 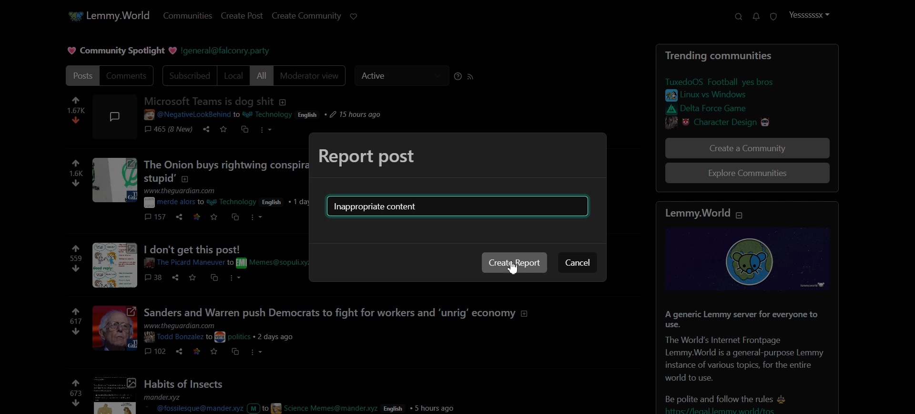 What do you see at coordinates (457, 76) in the screenshot?
I see `Sorting Help ` at bounding box center [457, 76].